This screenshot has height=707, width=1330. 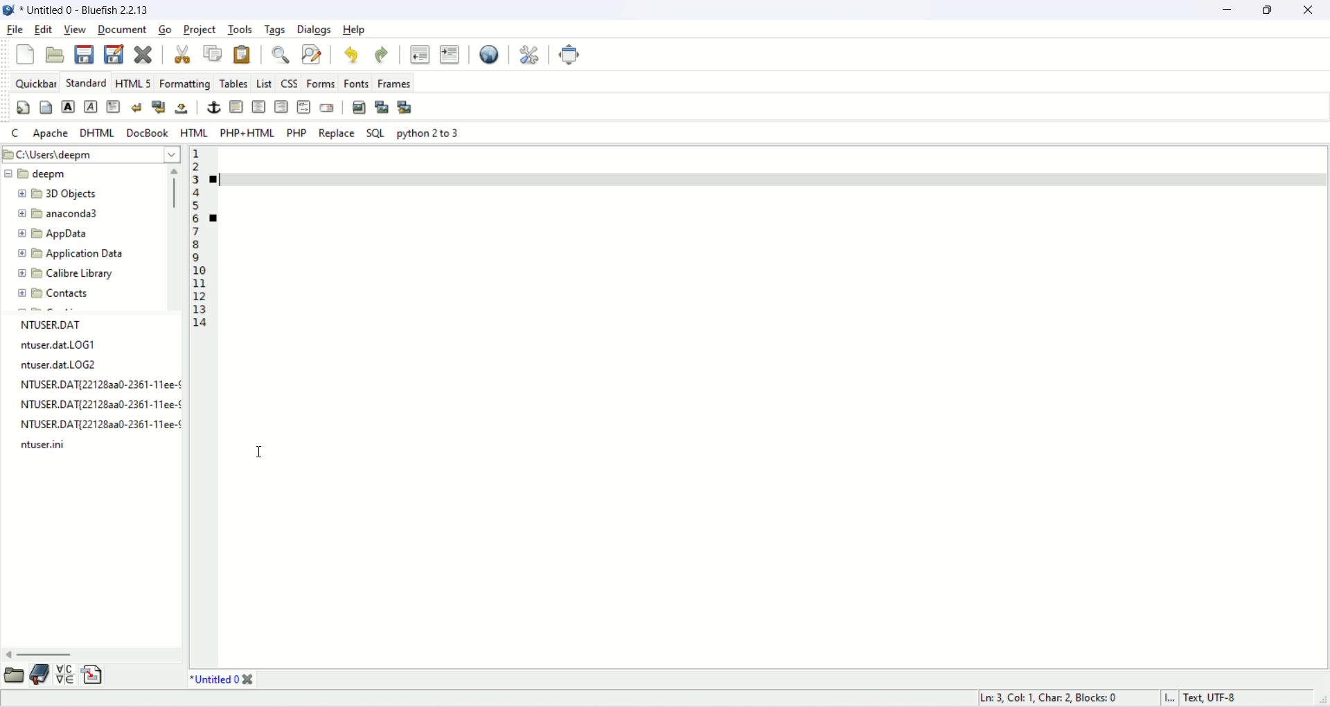 What do you see at coordinates (159, 107) in the screenshot?
I see `break and clear` at bounding box center [159, 107].